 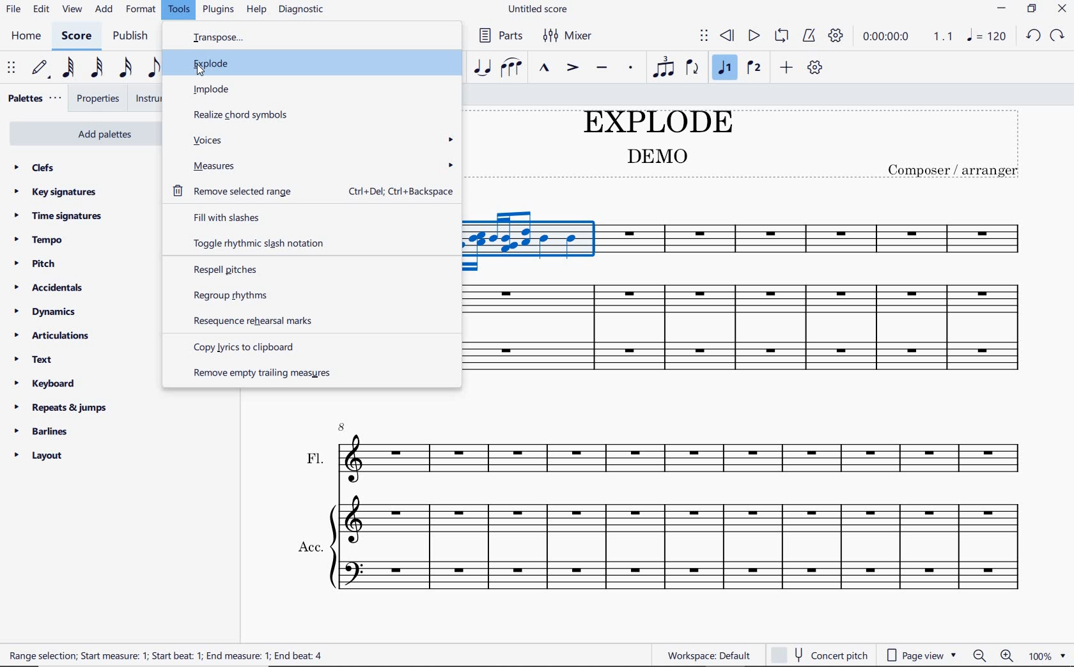 I want to click on barlines, so click(x=43, y=432).